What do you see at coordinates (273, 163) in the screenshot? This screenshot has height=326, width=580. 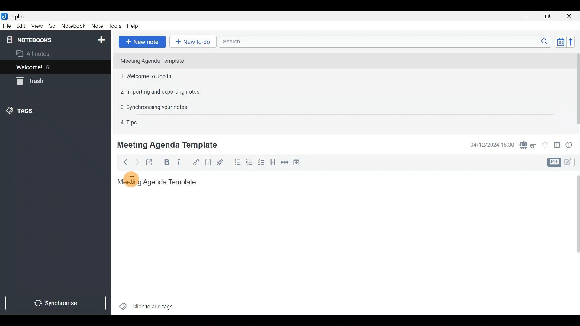 I see `Heading` at bounding box center [273, 163].